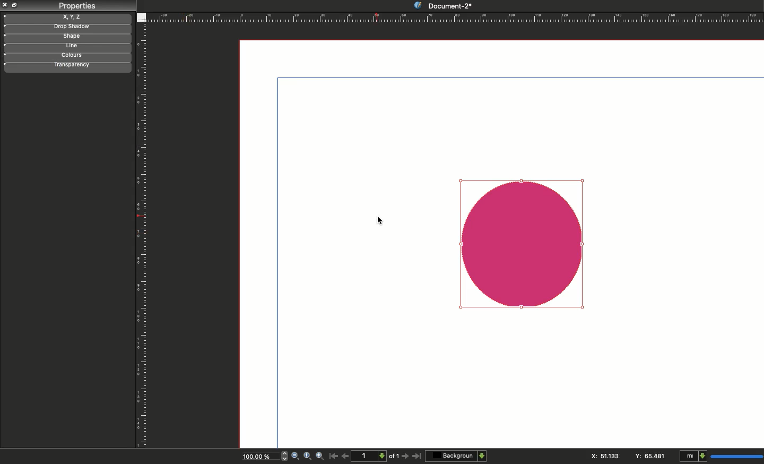 Image resolution: width=764 pixels, height=464 pixels. I want to click on Collapse, so click(16, 5).